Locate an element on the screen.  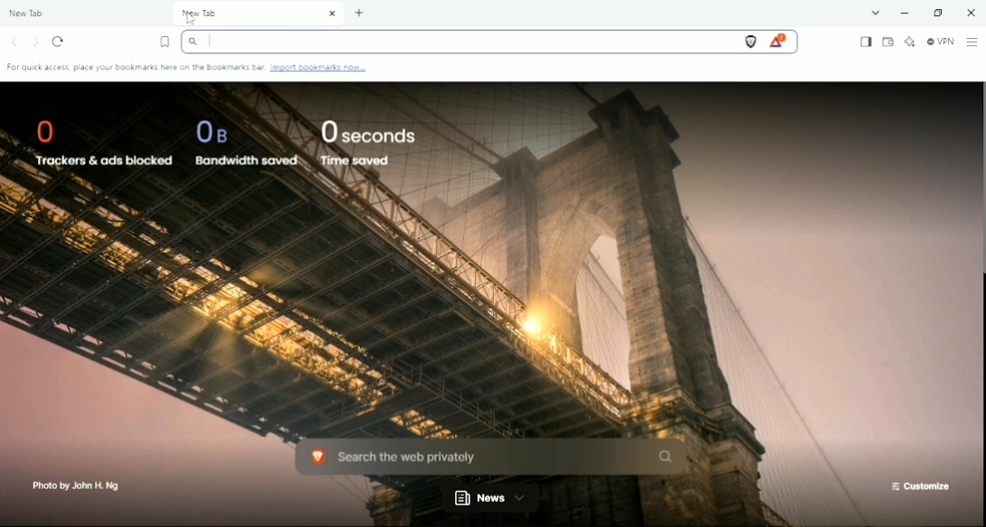
Leo AI is located at coordinates (909, 42).